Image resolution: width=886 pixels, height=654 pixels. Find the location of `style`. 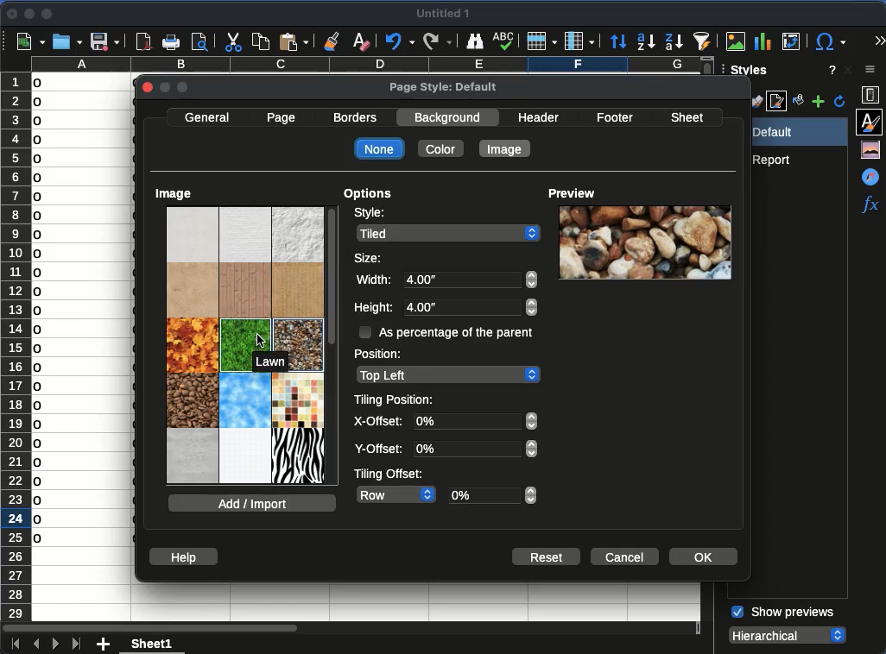

style is located at coordinates (369, 215).